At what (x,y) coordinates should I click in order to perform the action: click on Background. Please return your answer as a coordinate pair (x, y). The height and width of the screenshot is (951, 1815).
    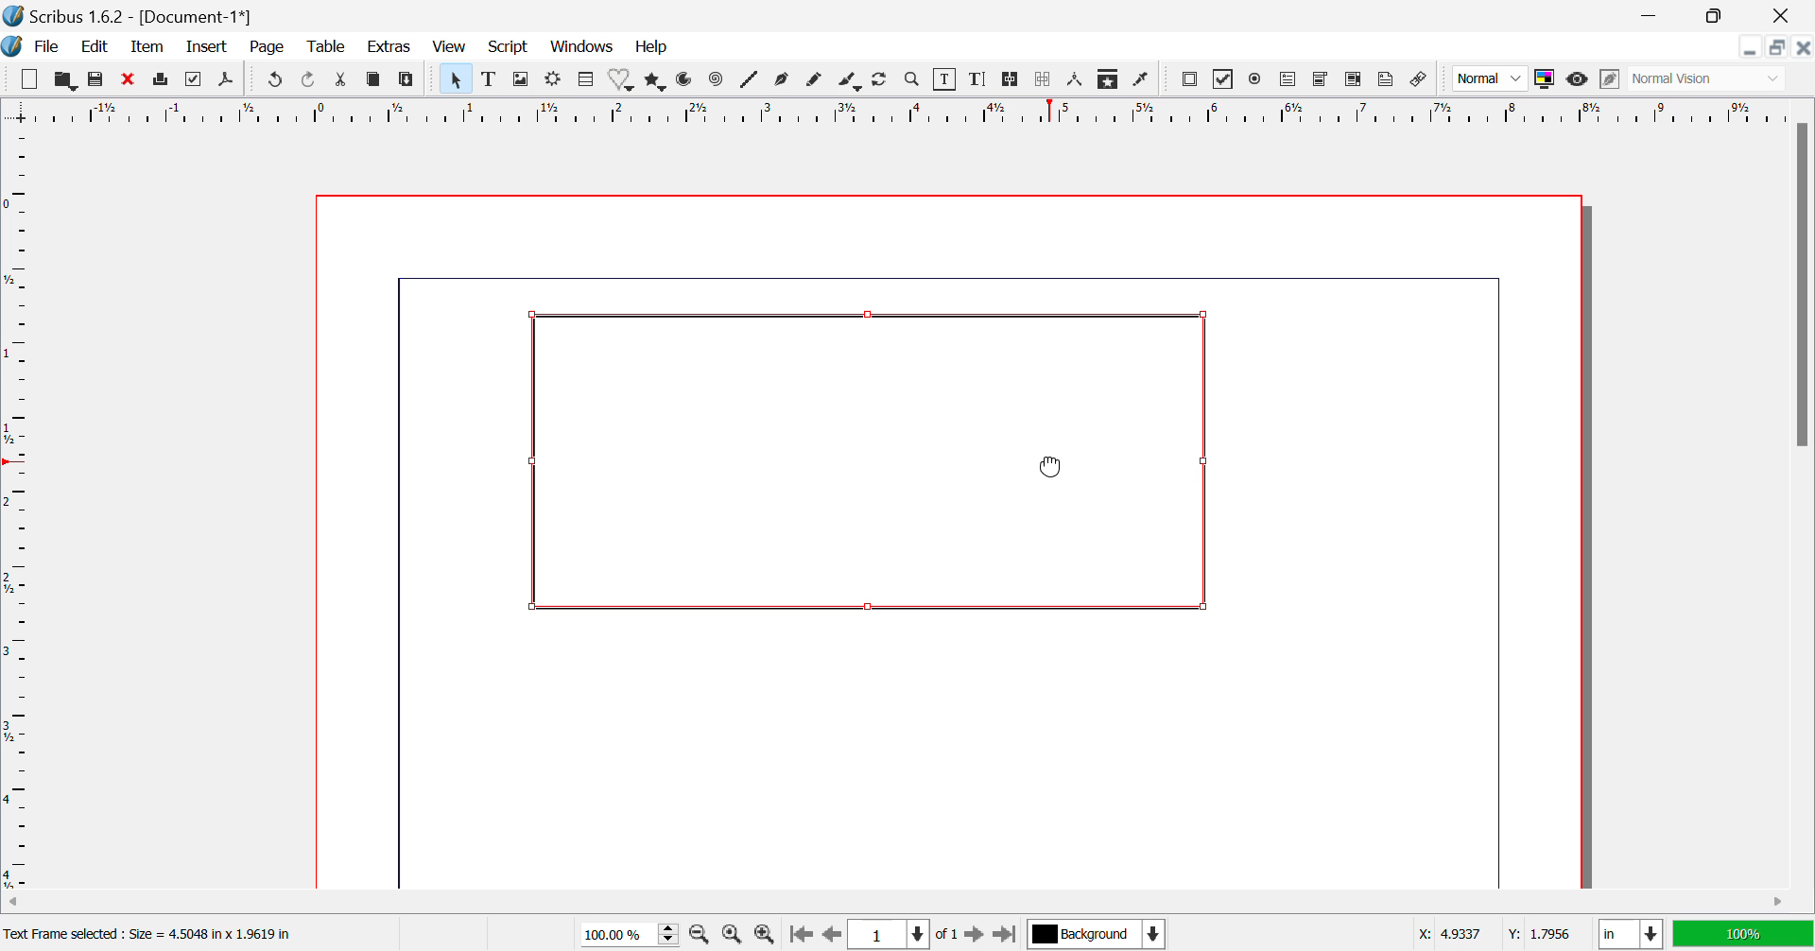
    Looking at the image, I should click on (1095, 933).